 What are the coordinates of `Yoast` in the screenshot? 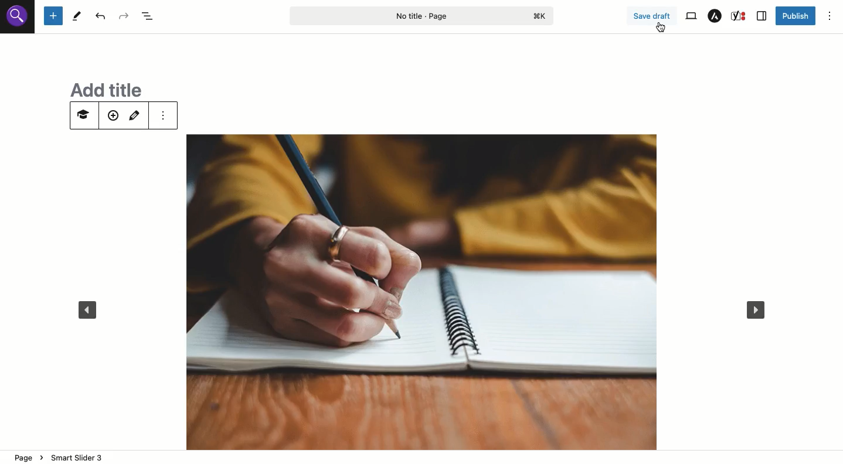 It's located at (740, 16).